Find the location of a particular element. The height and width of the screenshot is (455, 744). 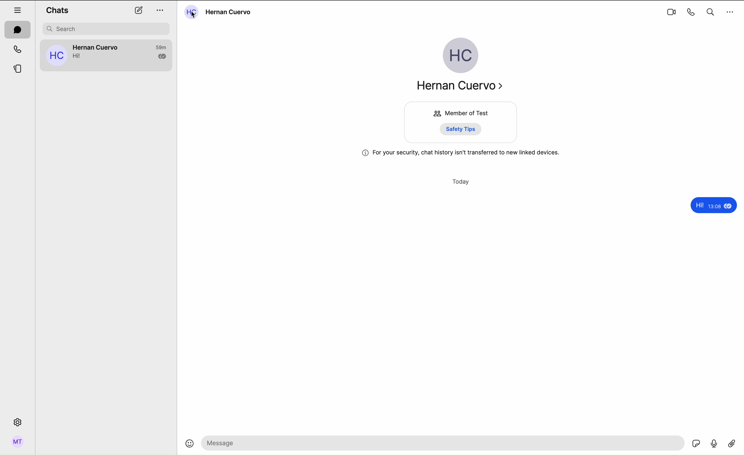

chats is located at coordinates (59, 10).